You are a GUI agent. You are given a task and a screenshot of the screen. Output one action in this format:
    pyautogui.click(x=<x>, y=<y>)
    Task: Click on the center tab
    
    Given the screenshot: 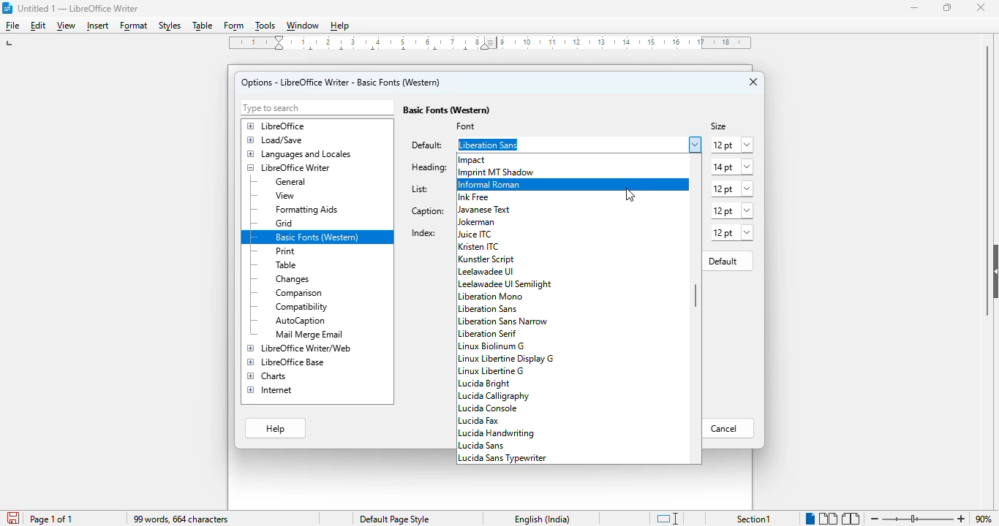 What is the action you would take?
    pyautogui.click(x=406, y=53)
    